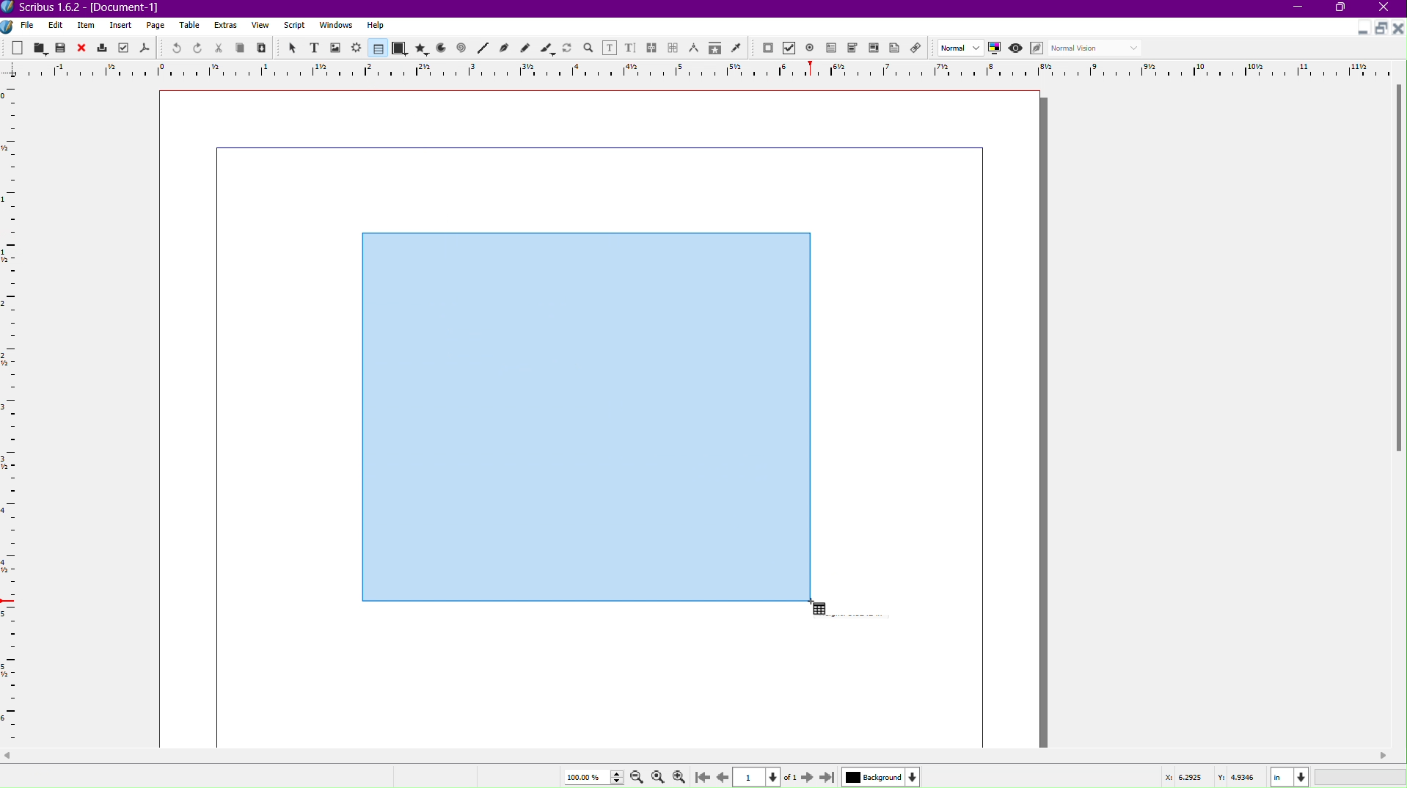  What do you see at coordinates (89, 8) in the screenshot?
I see `Window Name` at bounding box center [89, 8].